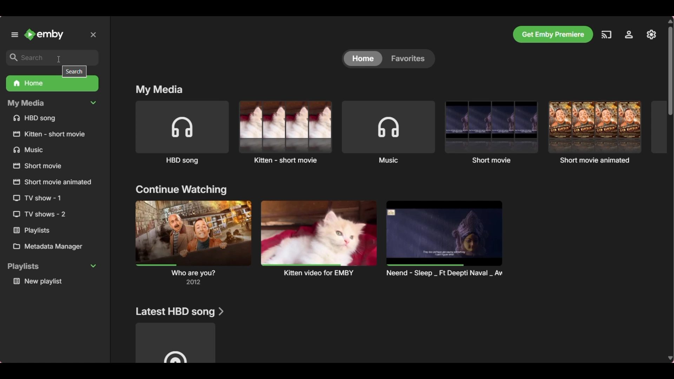  Describe the element at coordinates (52, 133) in the screenshot. I see `` at that location.